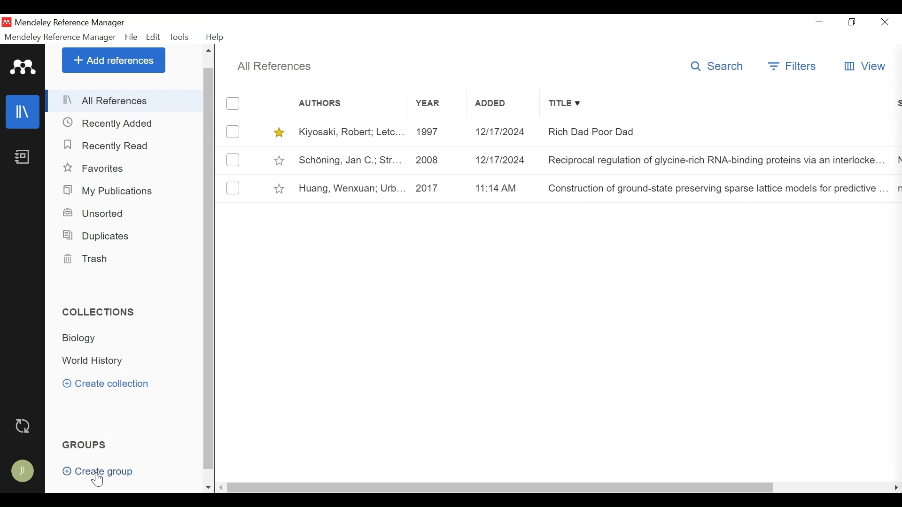  Describe the element at coordinates (717, 188) in the screenshot. I see `Construction of ground-state preserving sparse lattice models for predictive..` at that location.